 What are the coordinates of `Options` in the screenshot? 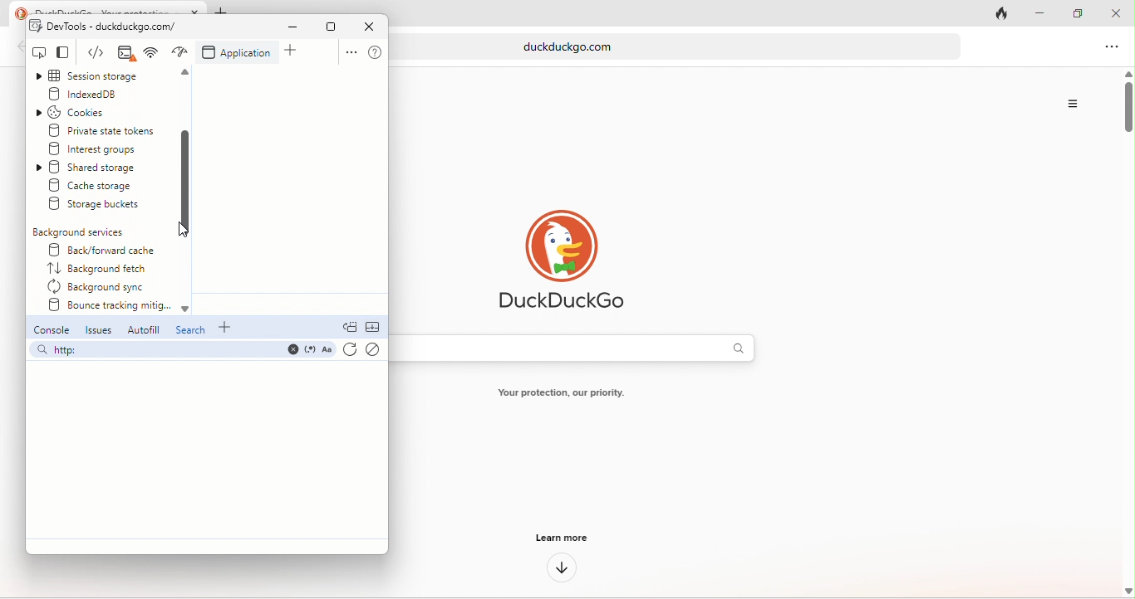 It's located at (1072, 104).